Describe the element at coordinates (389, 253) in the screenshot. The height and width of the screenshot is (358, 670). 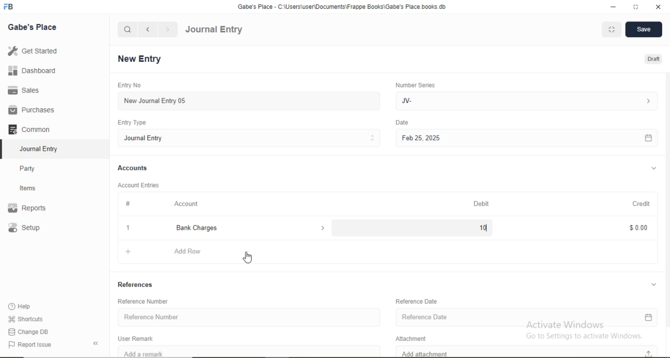
I see `+ Add Row` at that location.